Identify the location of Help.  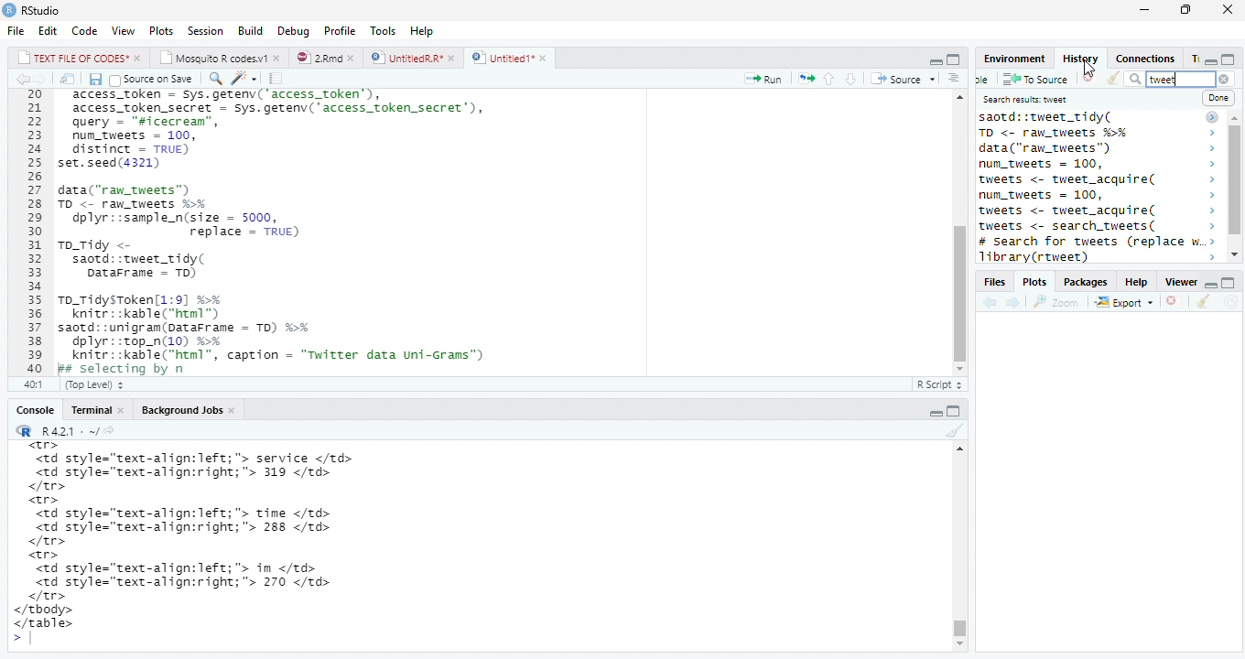
(1134, 283).